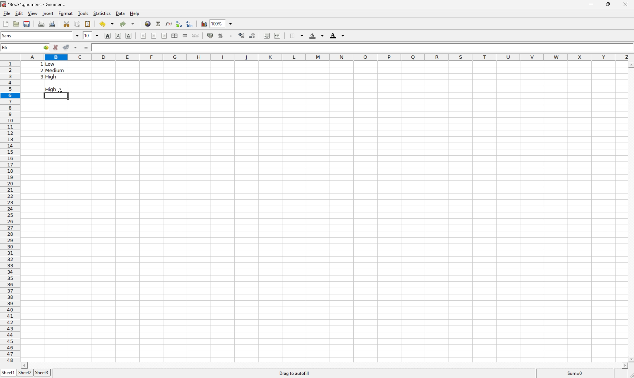  Describe the element at coordinates (51, 23) in the screenshot. I see `Print preview` at that location.